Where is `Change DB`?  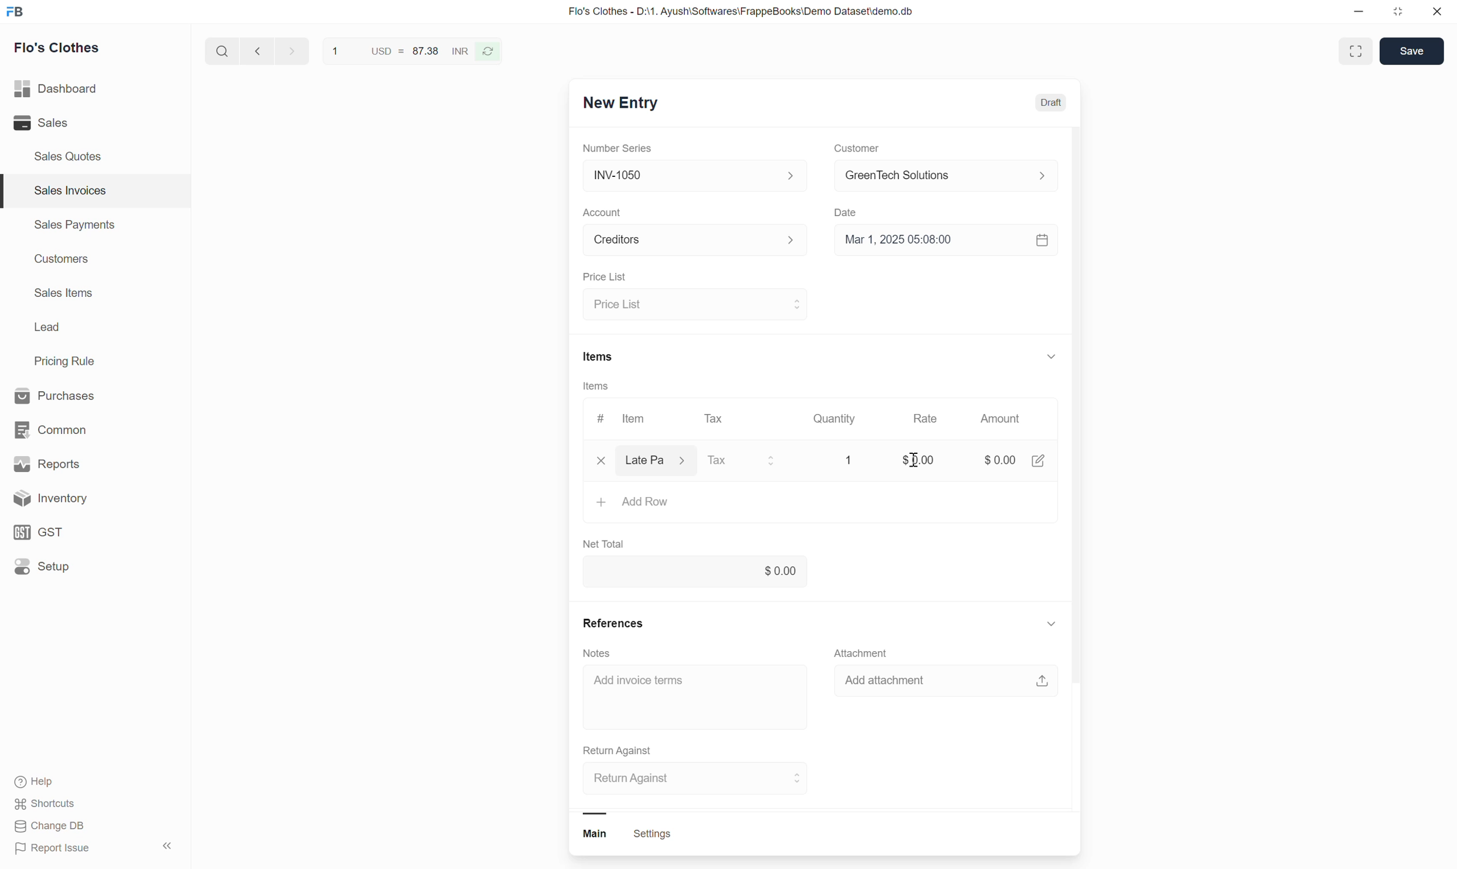
Change DB is located at coordinates (52, 828).